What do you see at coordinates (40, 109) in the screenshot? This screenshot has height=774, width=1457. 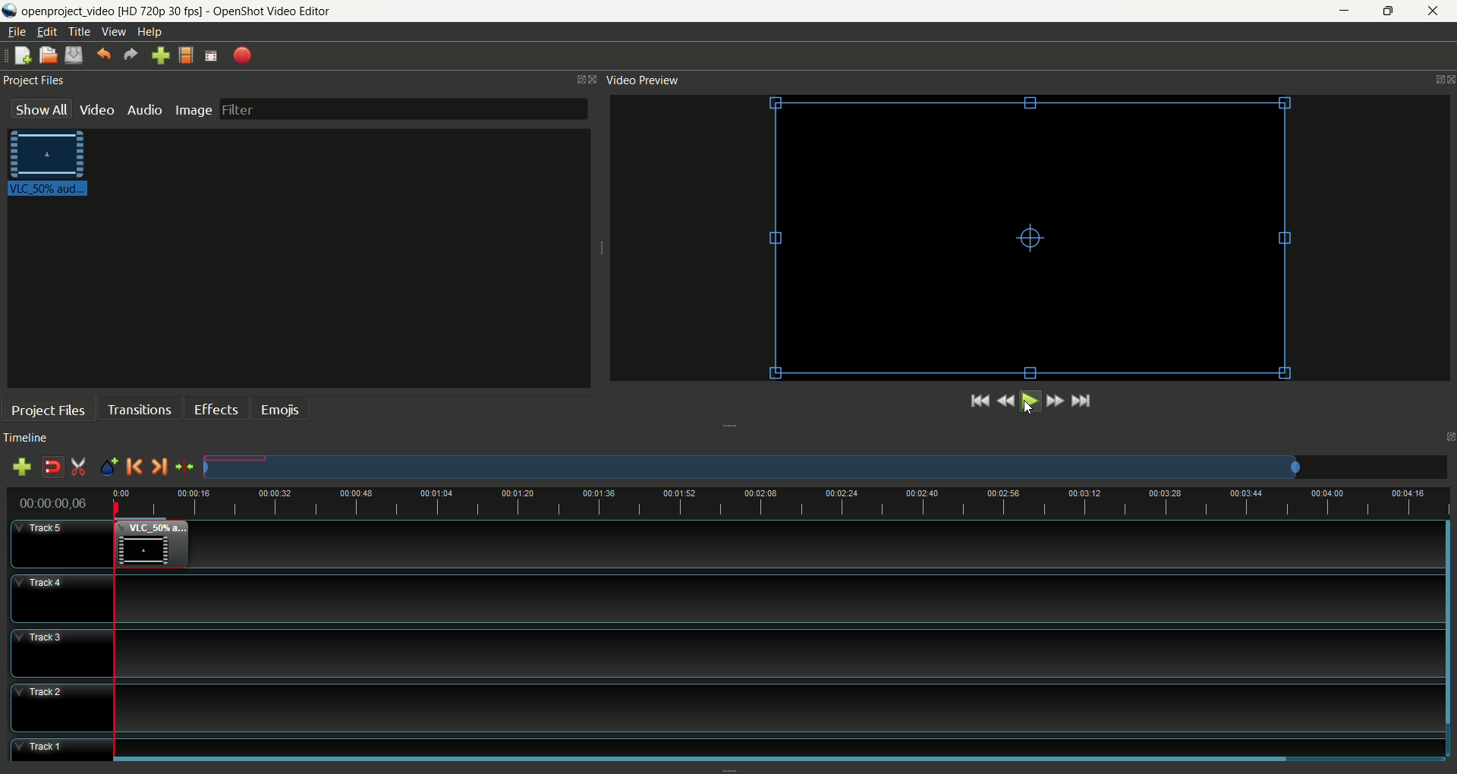 I see `show all` at bounding box center [40, 109].